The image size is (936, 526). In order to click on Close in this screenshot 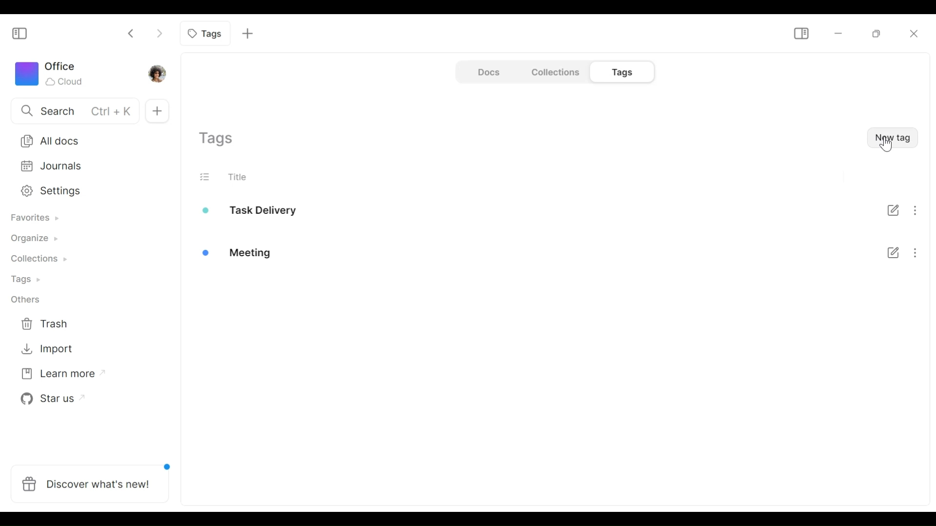, I will do `click(915, 33)`.